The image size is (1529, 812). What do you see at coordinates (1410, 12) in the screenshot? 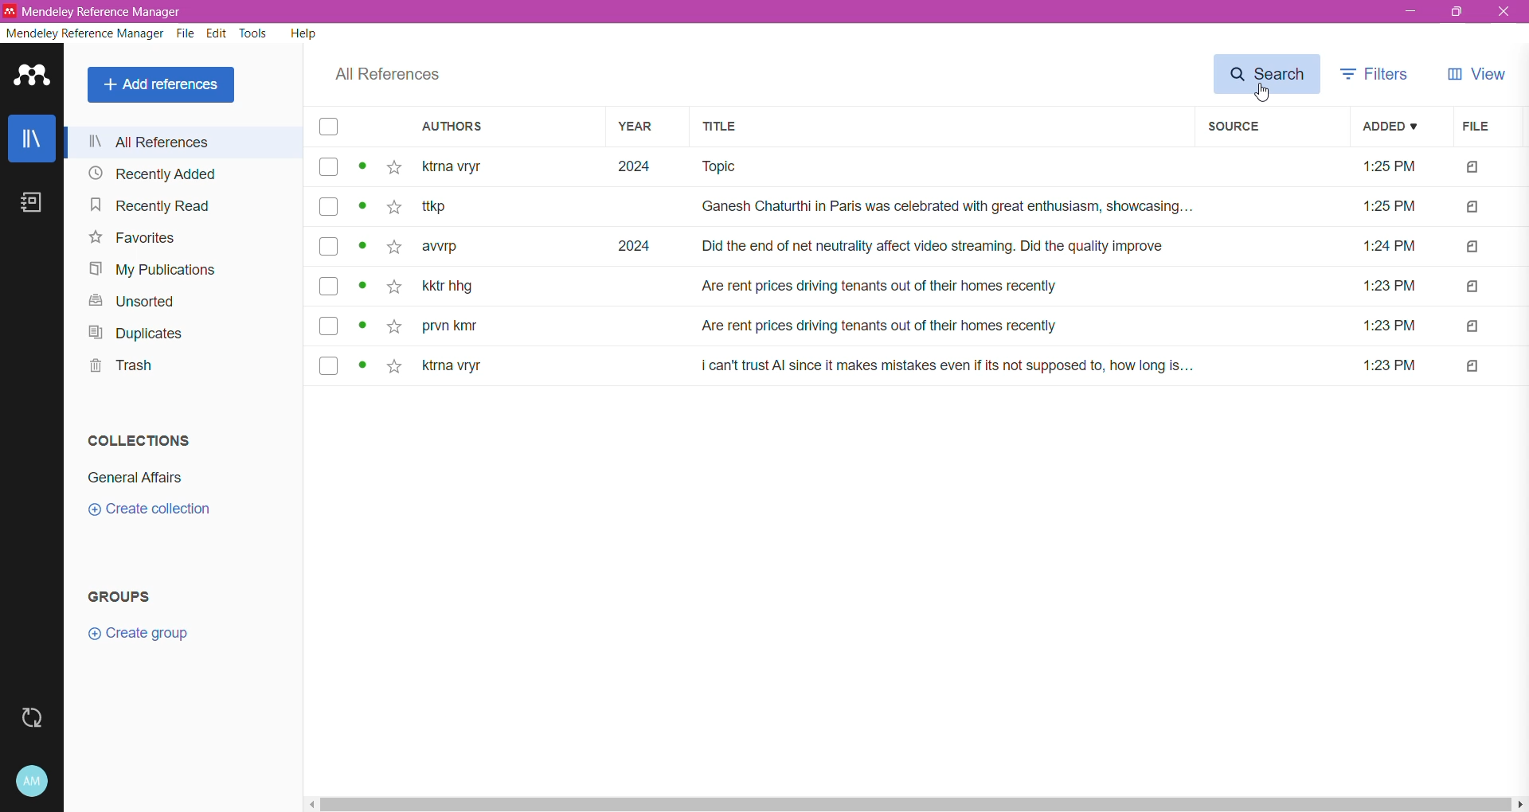
I see `Minimize` at bounding box center [1410, 12].